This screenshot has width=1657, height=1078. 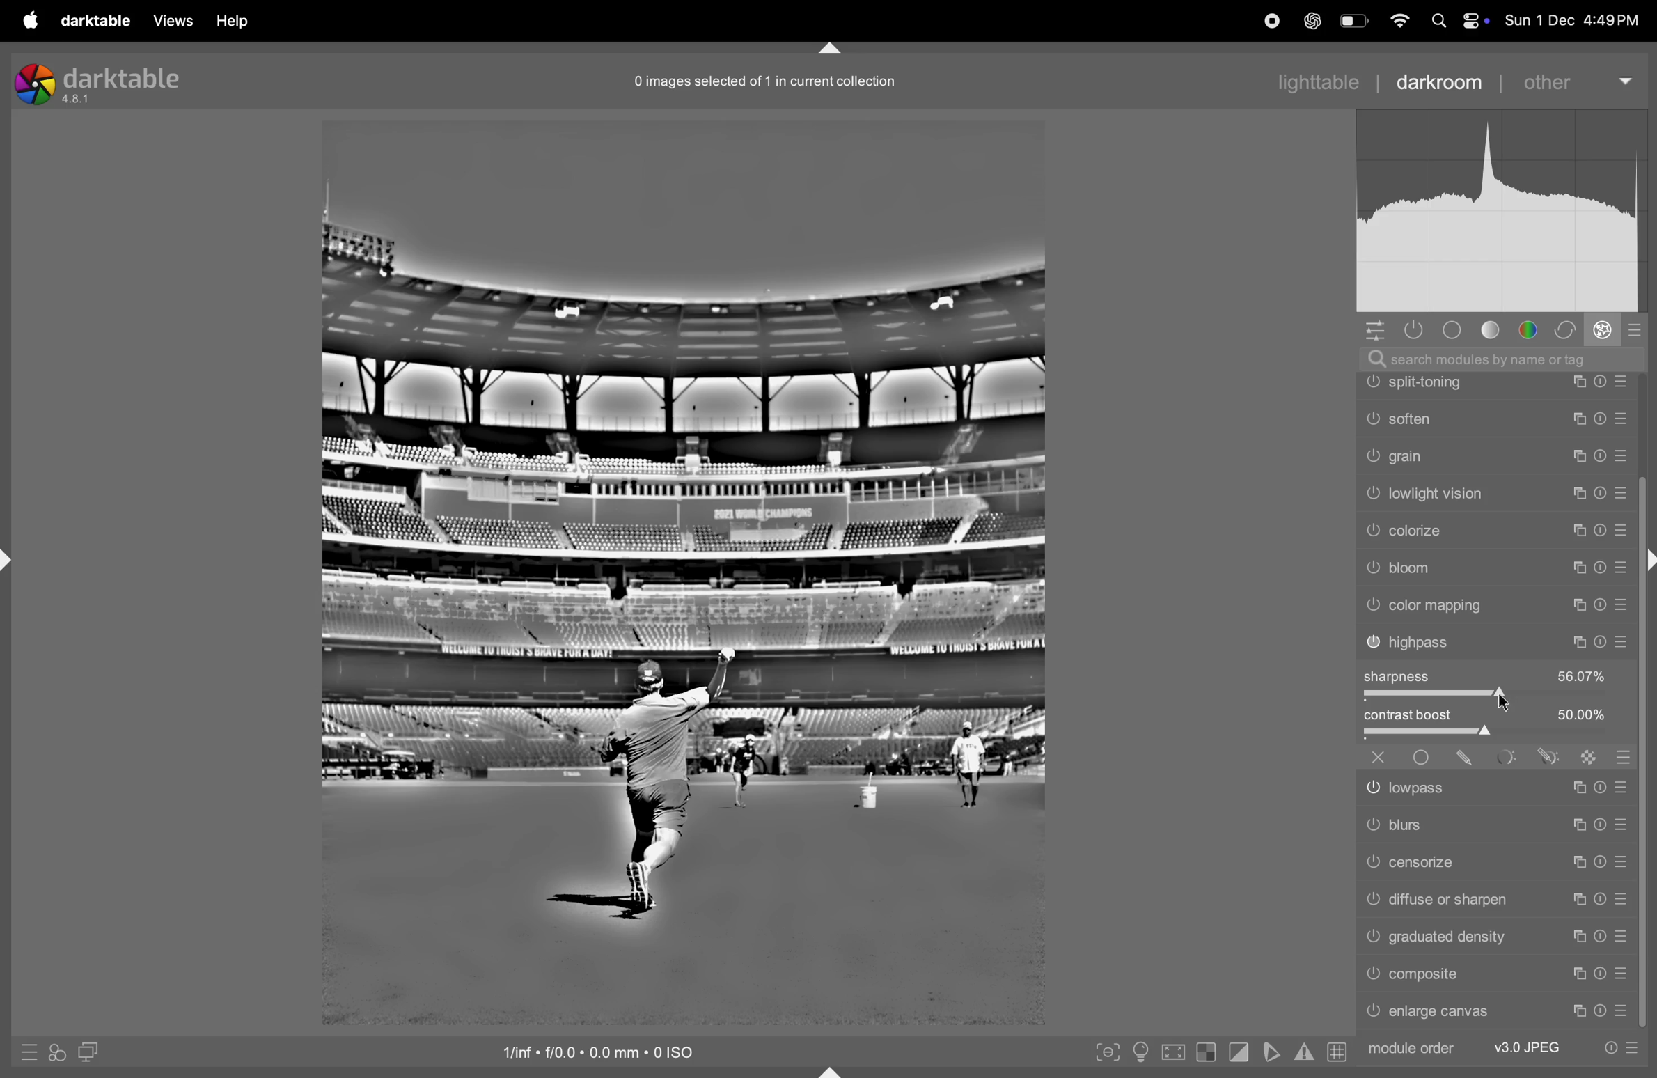 I want to click on date and time, so click(x=1576, y=21).